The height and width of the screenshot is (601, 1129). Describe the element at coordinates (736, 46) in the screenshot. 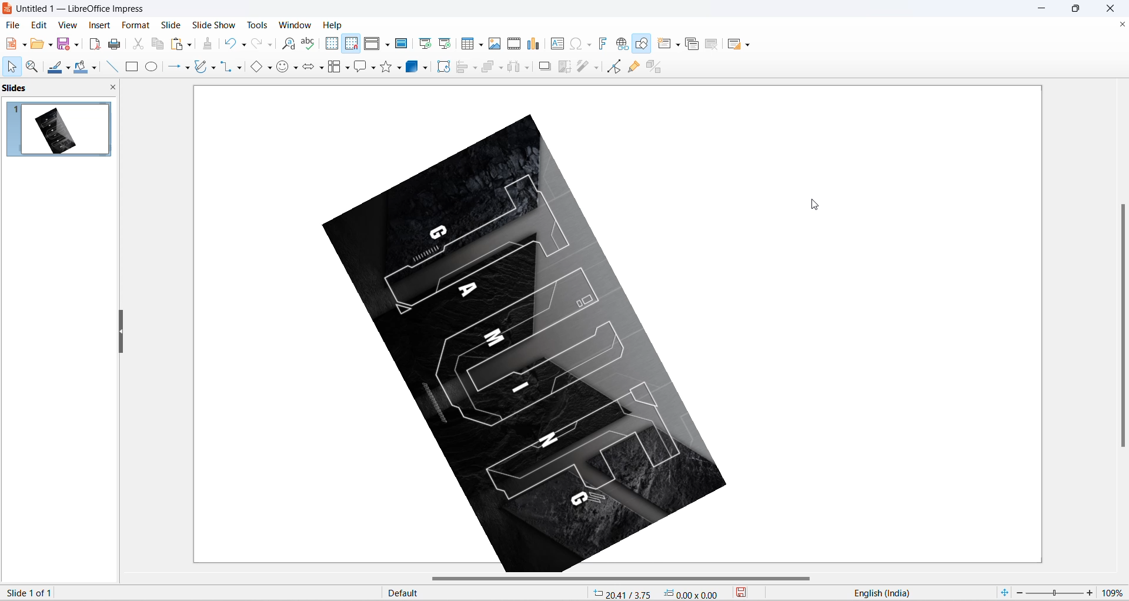

I see `slide layout icon` at that location.